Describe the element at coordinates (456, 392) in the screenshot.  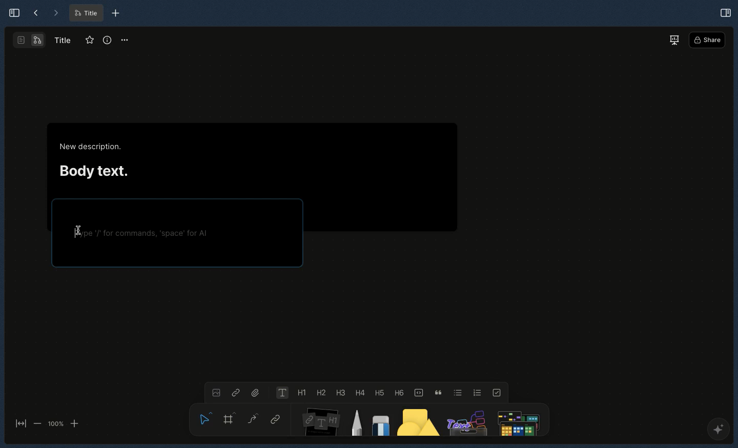
I see `Bulleted list` at that location.